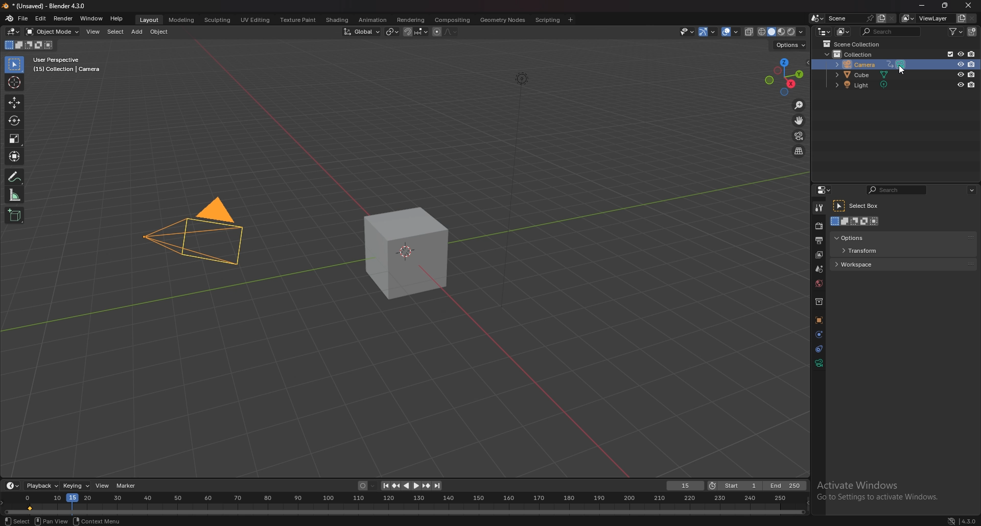  What do you see at coordinates (298, 20) in the screenshot?
I see `texture paint` at bounding box center [298, 20].